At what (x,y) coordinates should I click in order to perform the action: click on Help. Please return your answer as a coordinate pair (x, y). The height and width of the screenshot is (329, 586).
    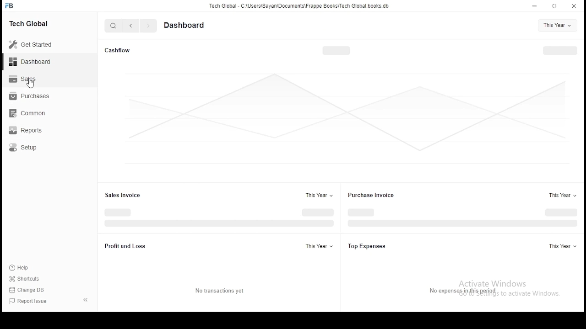
    Looking at the image, I should click on (20, 269).